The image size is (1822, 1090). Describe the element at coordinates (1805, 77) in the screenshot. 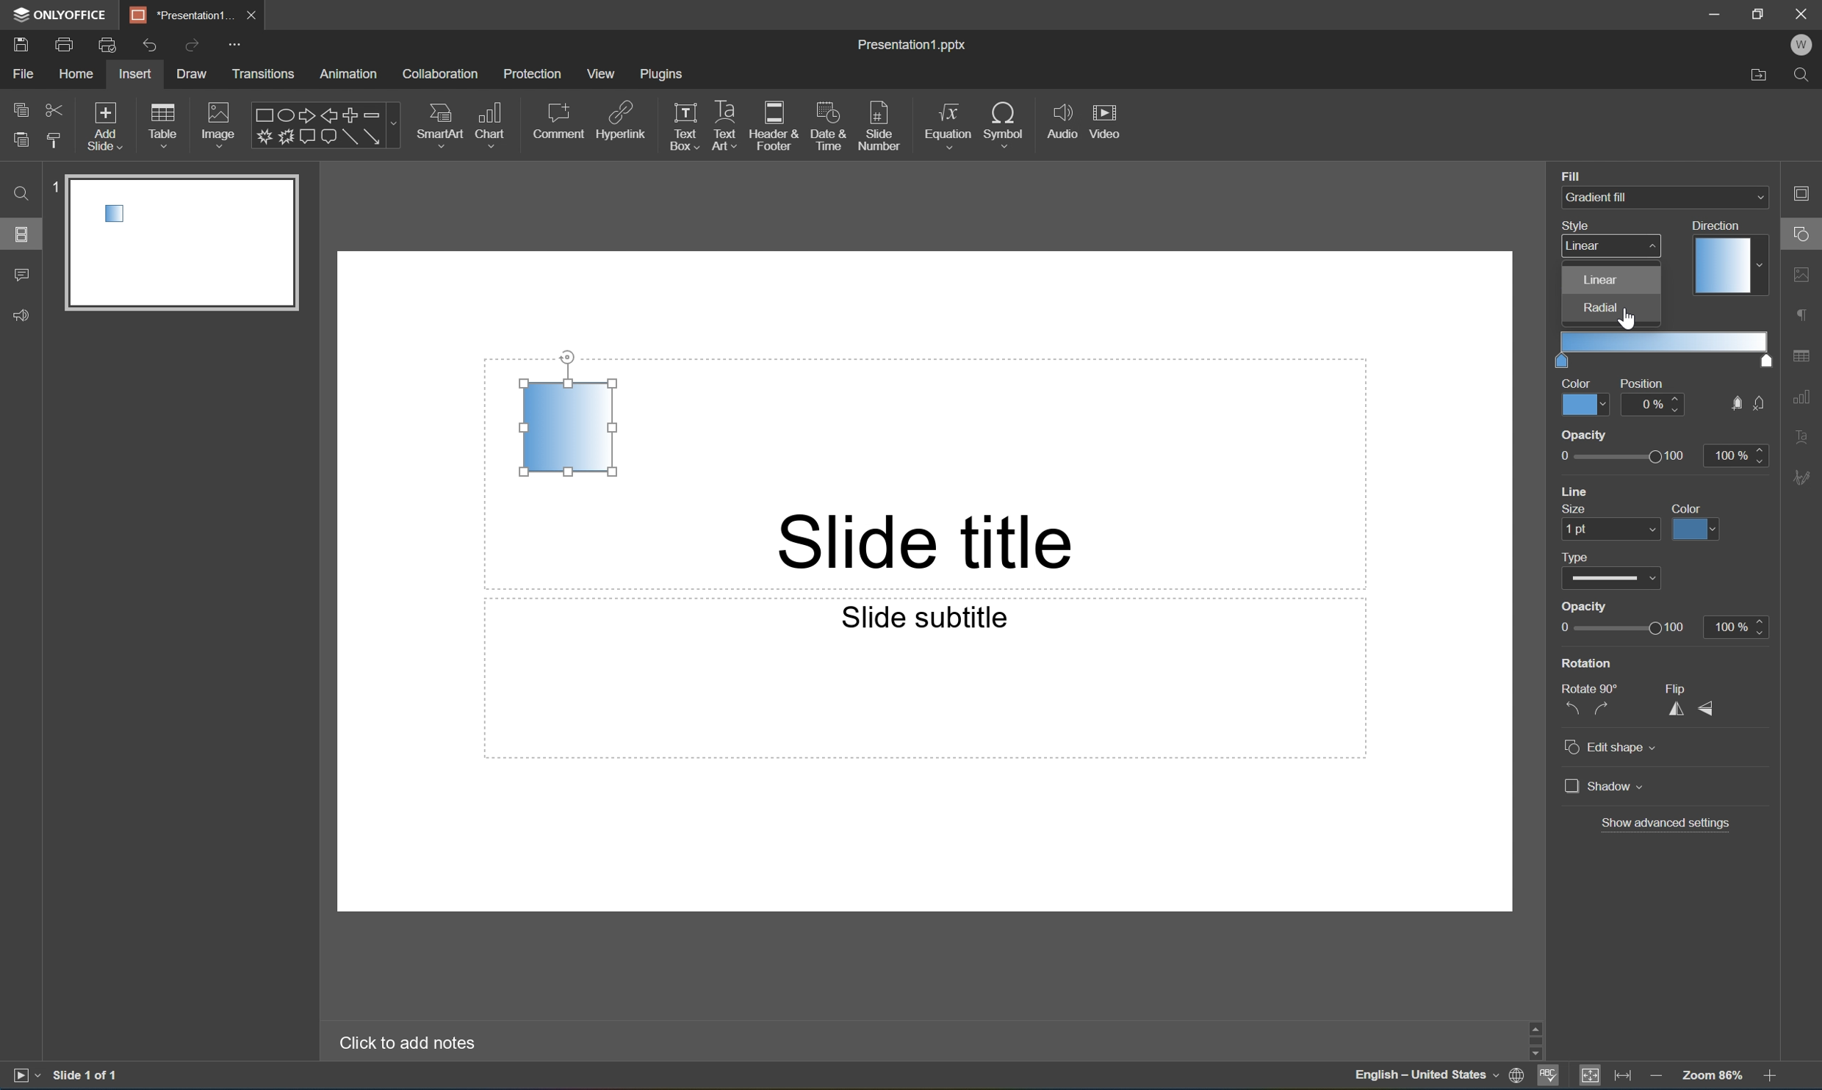

I see `Find` at that location.